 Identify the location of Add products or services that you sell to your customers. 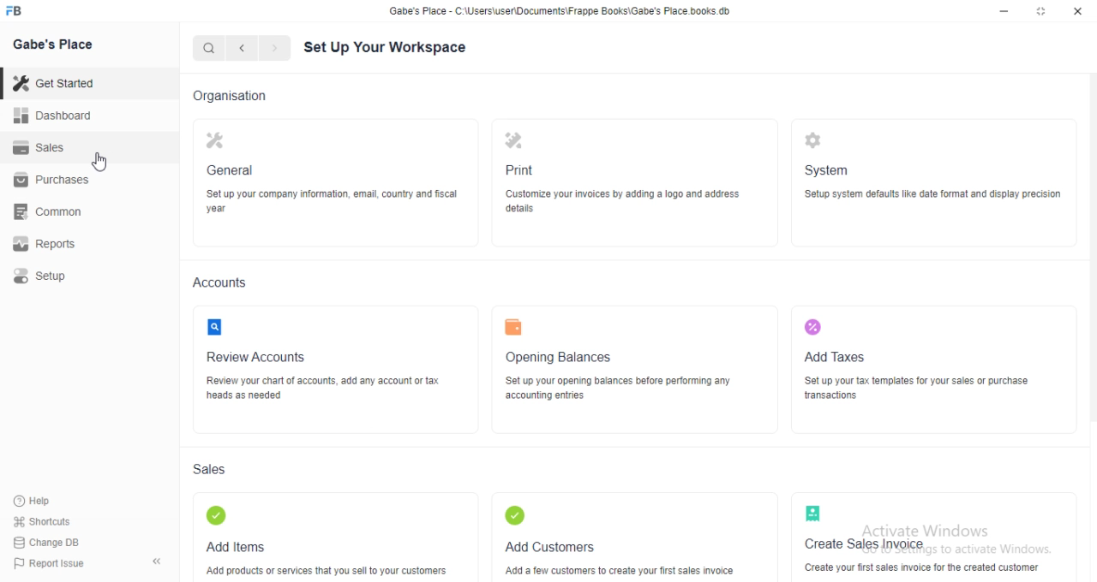
(327, 568).